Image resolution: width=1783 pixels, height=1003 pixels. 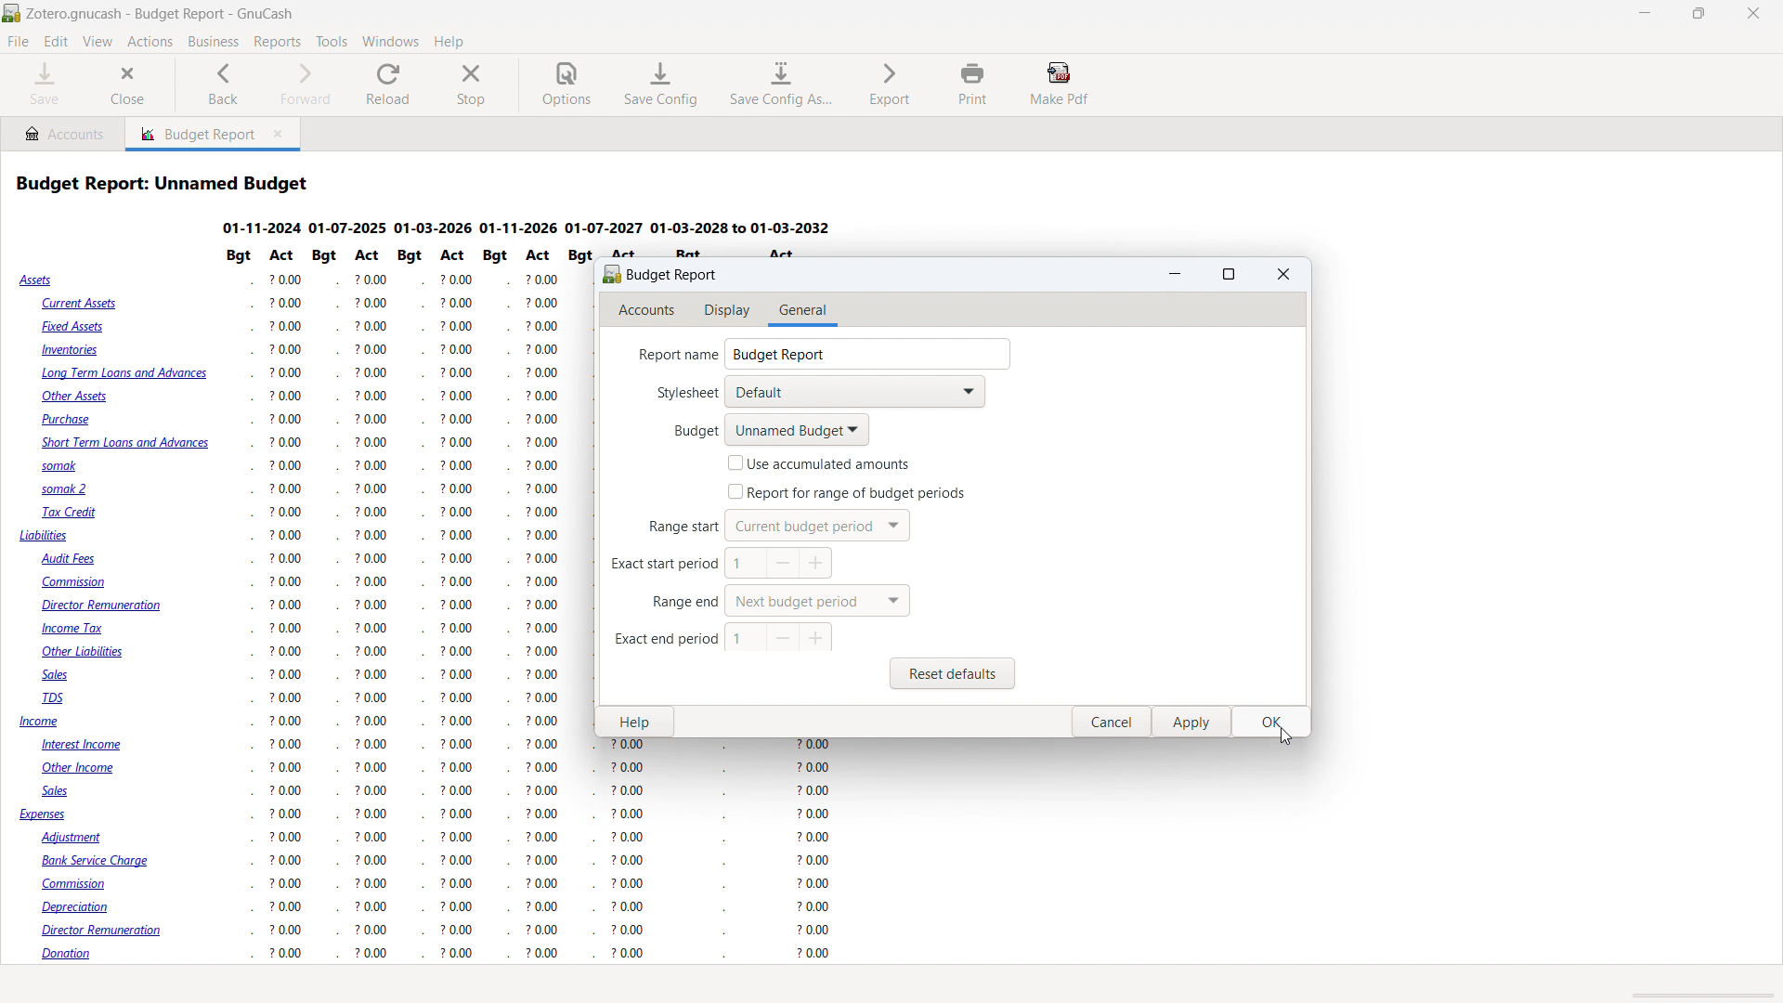 What do you see at coordinates (192, 134) in the screenshot?
I see `budget report tab` at bounding box center [192, 134].